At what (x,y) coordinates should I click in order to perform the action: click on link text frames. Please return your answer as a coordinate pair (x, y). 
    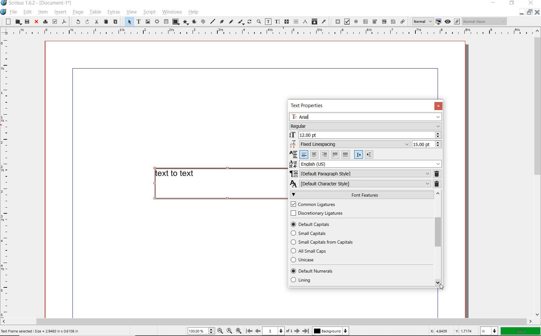
    Looking at the image, I should click on (286, 22).